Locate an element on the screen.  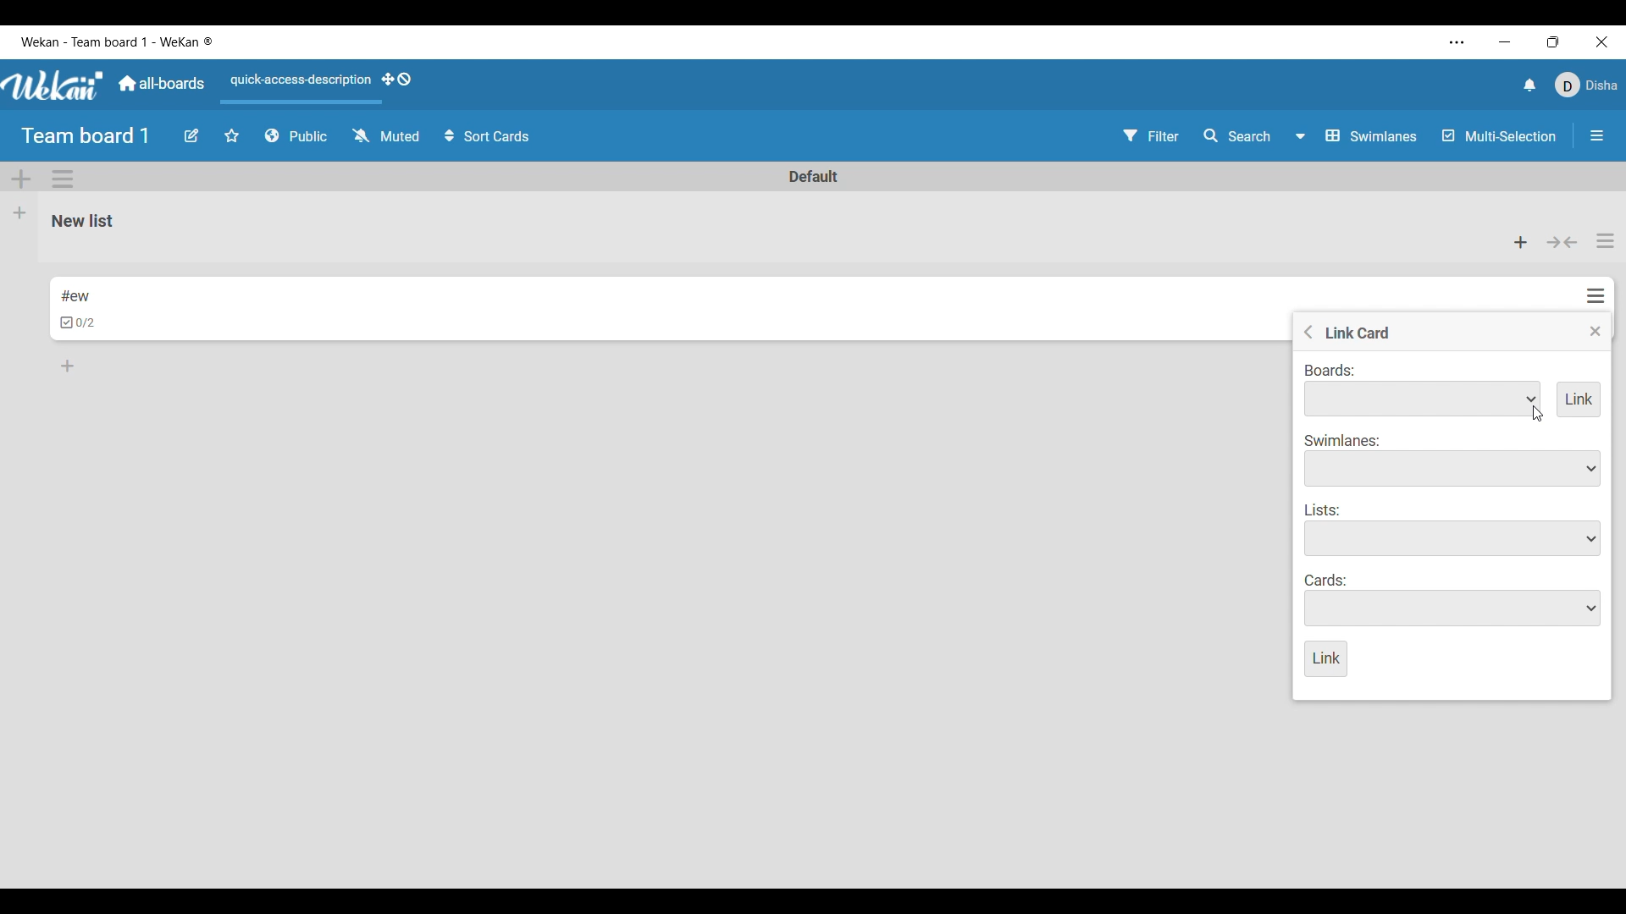
Card options is located at coordinates (1453, 608).